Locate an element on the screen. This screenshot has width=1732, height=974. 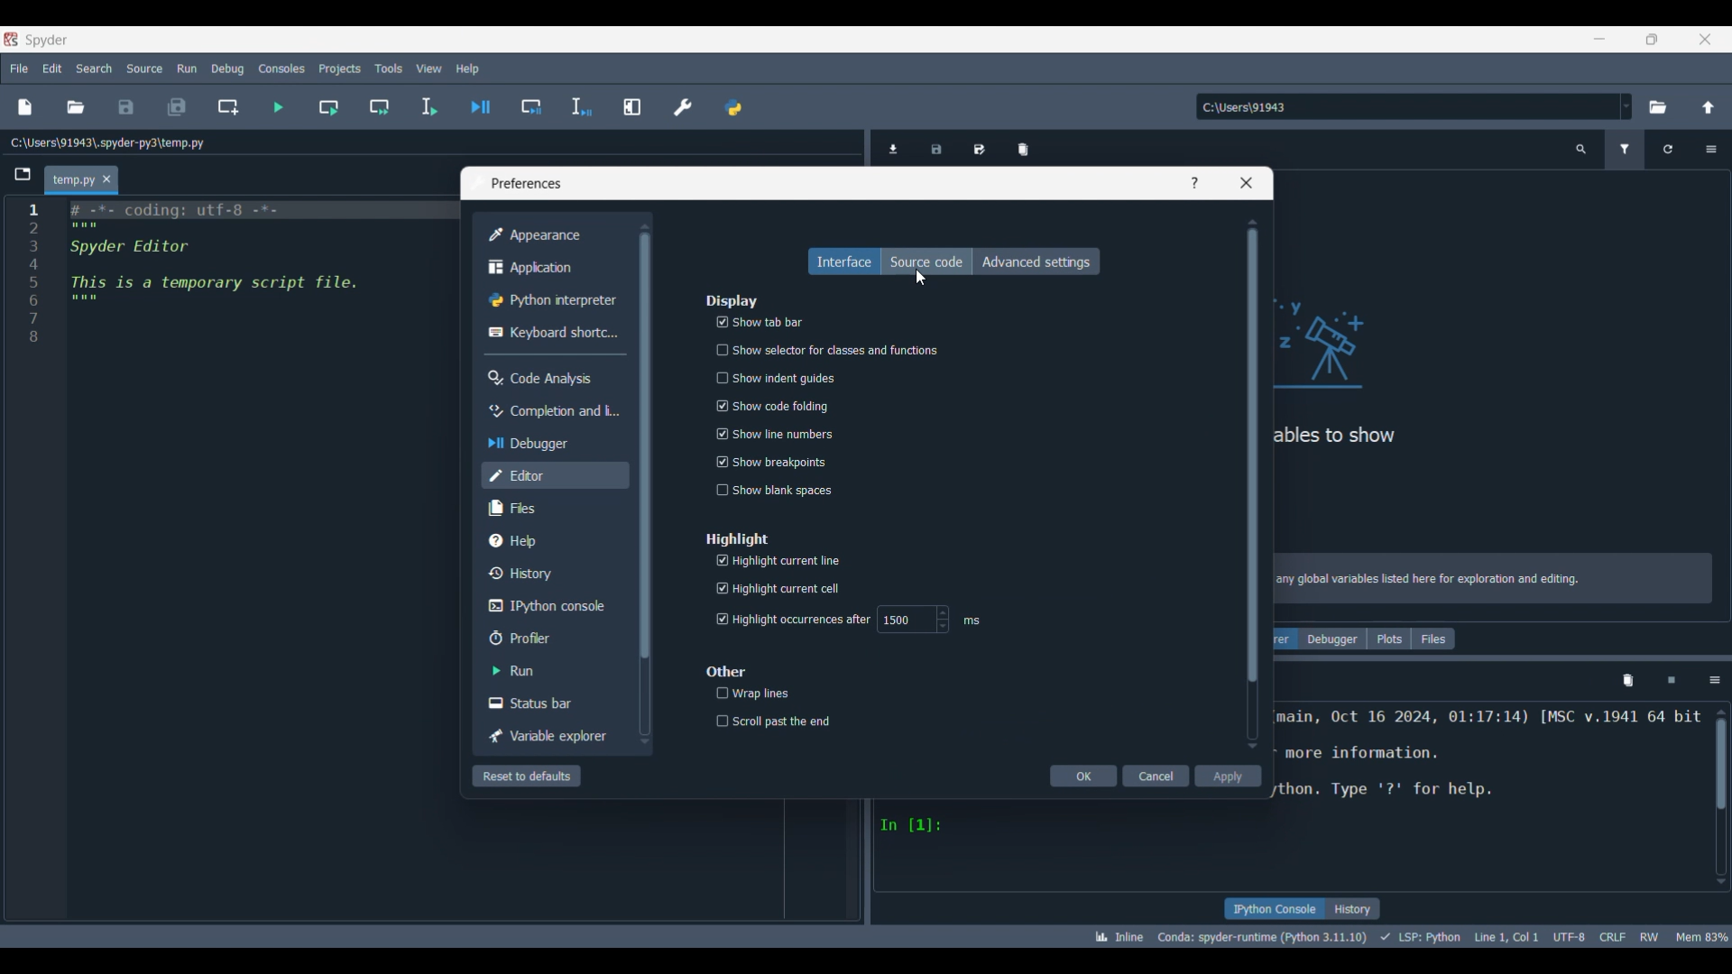
Consoles menu is located at coordinates (281, 69).